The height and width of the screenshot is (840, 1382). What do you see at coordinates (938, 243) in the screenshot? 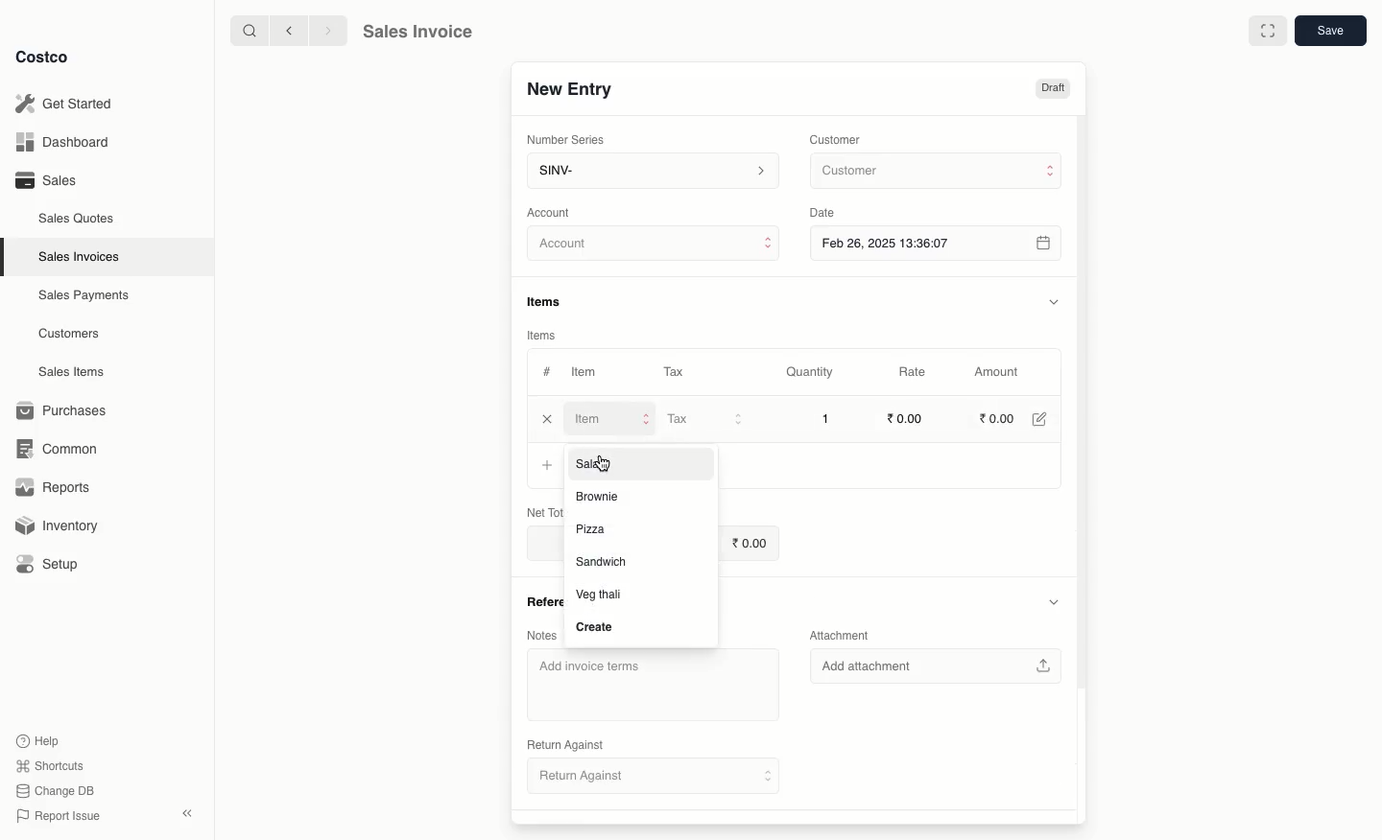
I see `Feb 26, 2025 13:36:07` at bounding box center [938, 243].